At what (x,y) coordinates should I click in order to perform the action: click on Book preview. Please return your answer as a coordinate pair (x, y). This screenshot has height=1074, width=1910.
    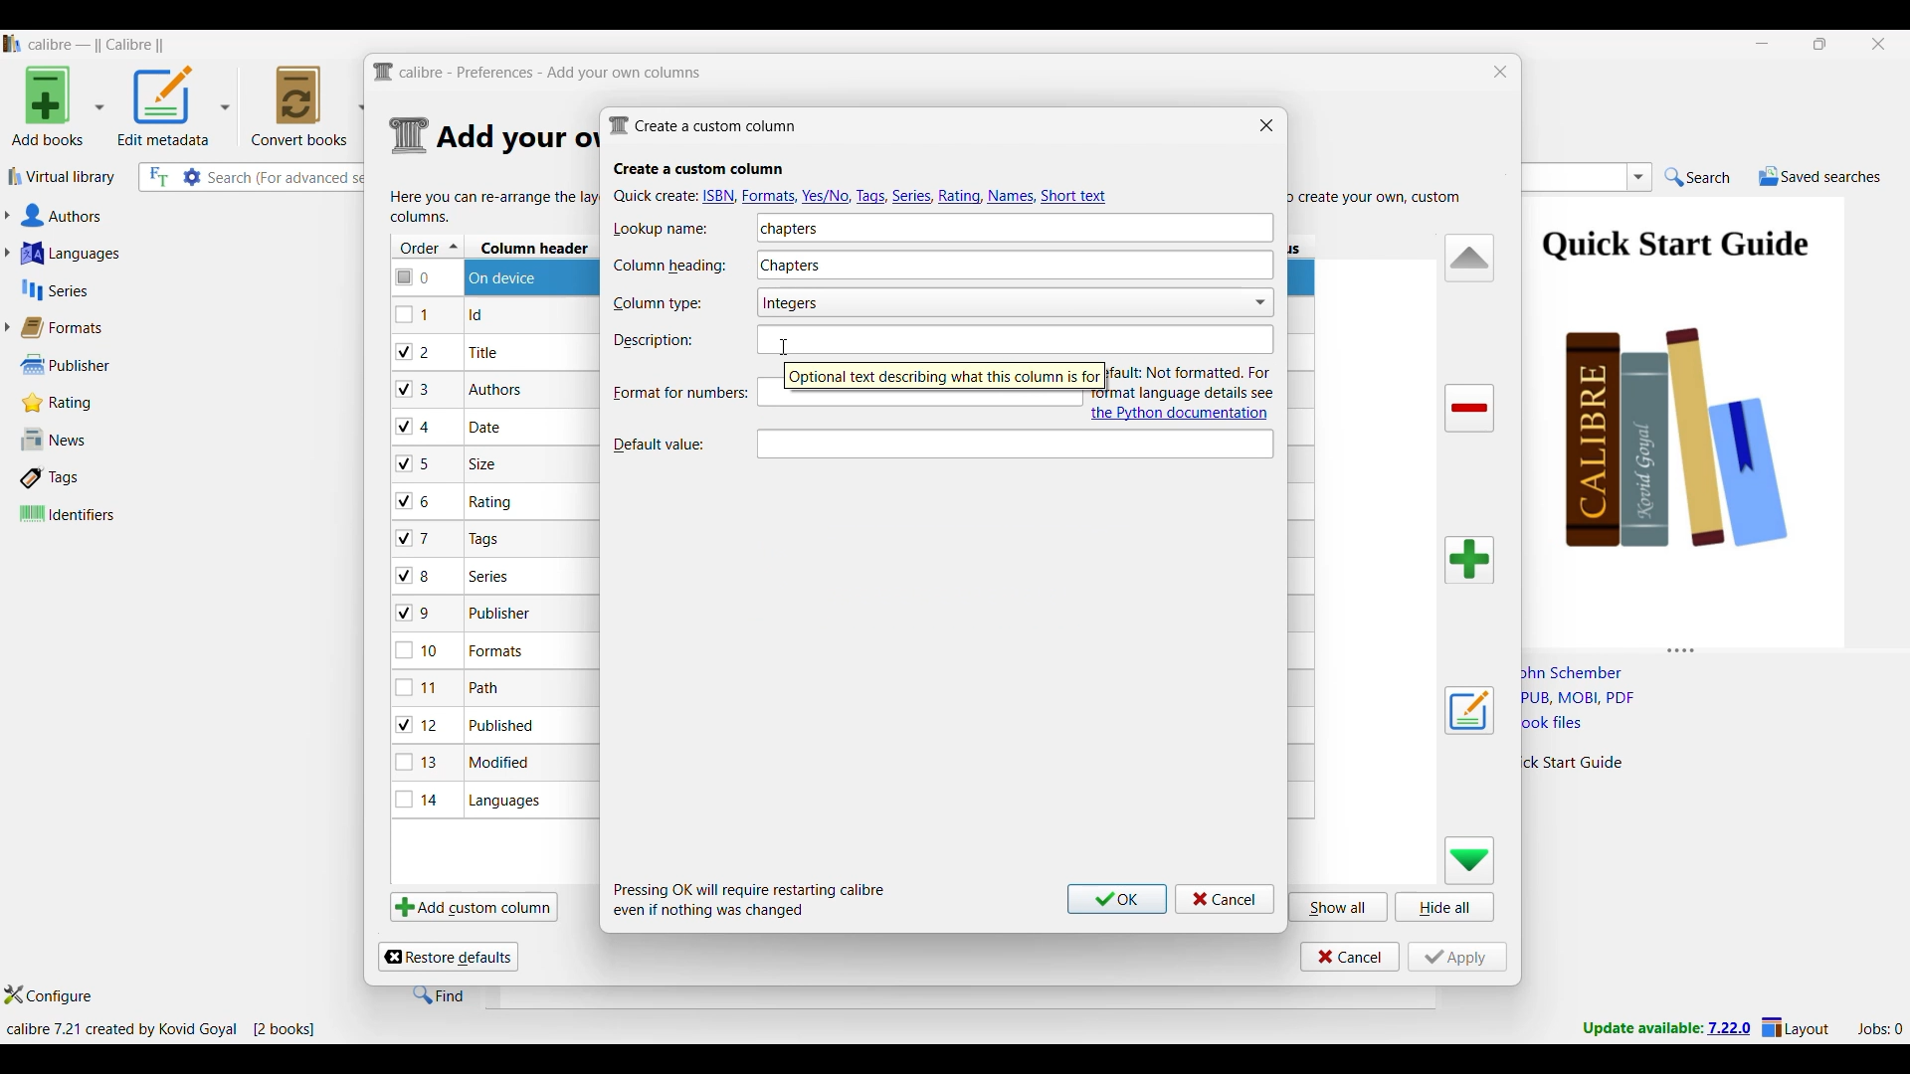
    Looking at the image, I should click on (1709, 415).